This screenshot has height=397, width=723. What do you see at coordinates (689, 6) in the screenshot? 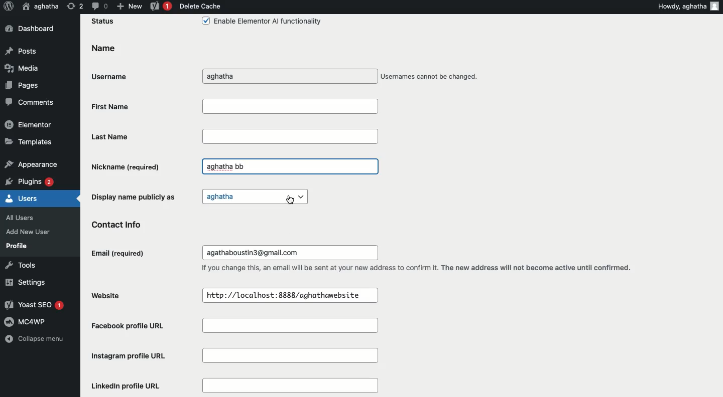
I see `Howdy, aghatha` at bounding box center [689, 6].